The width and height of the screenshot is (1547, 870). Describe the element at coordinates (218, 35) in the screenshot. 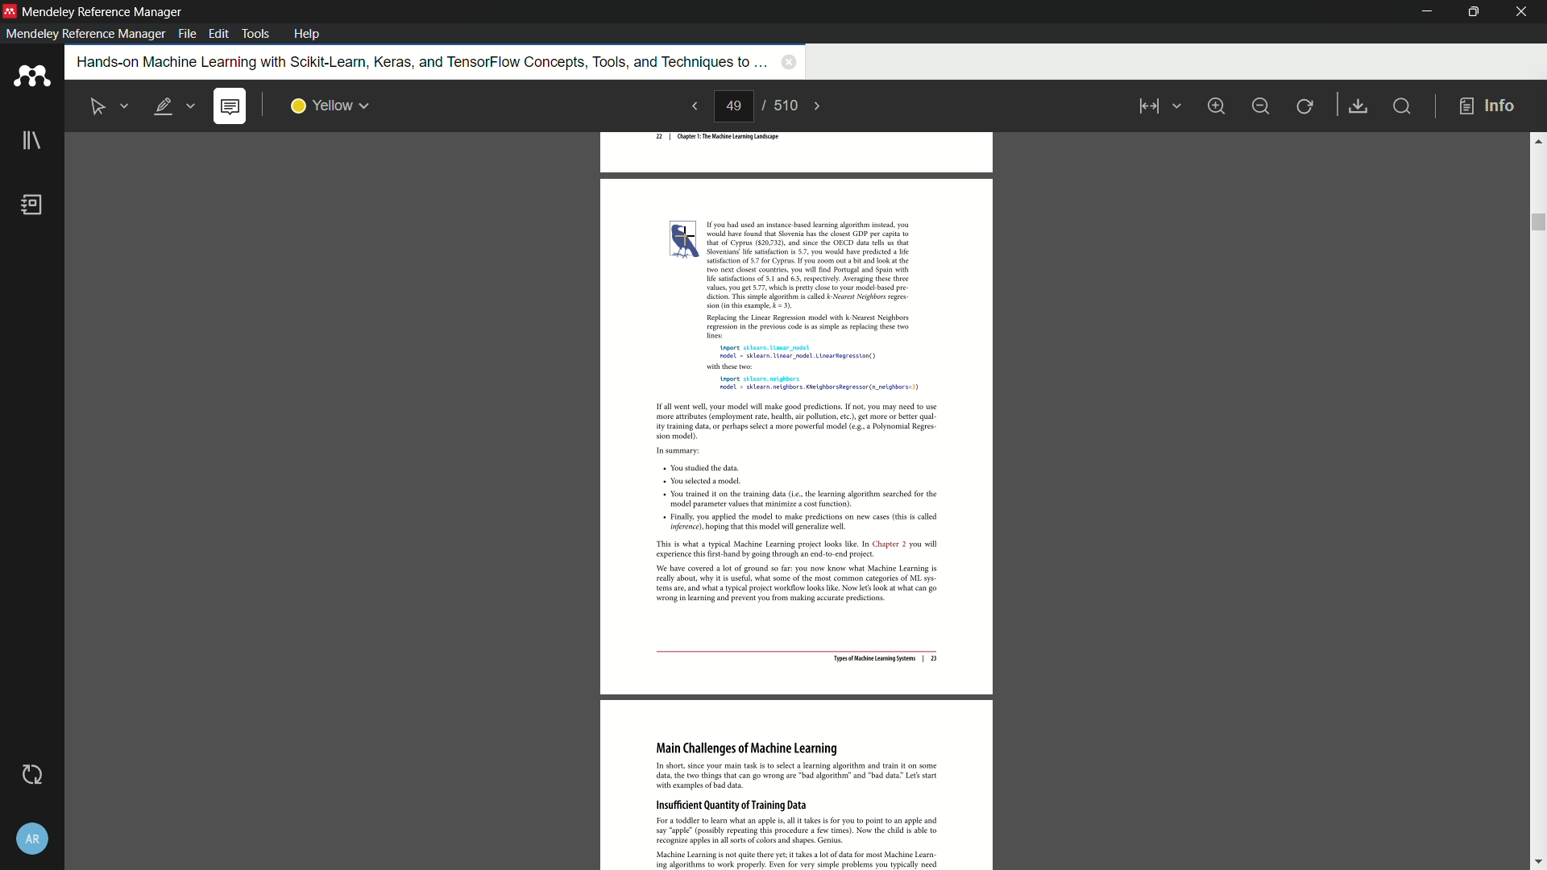

I see `edit menu` at that location.